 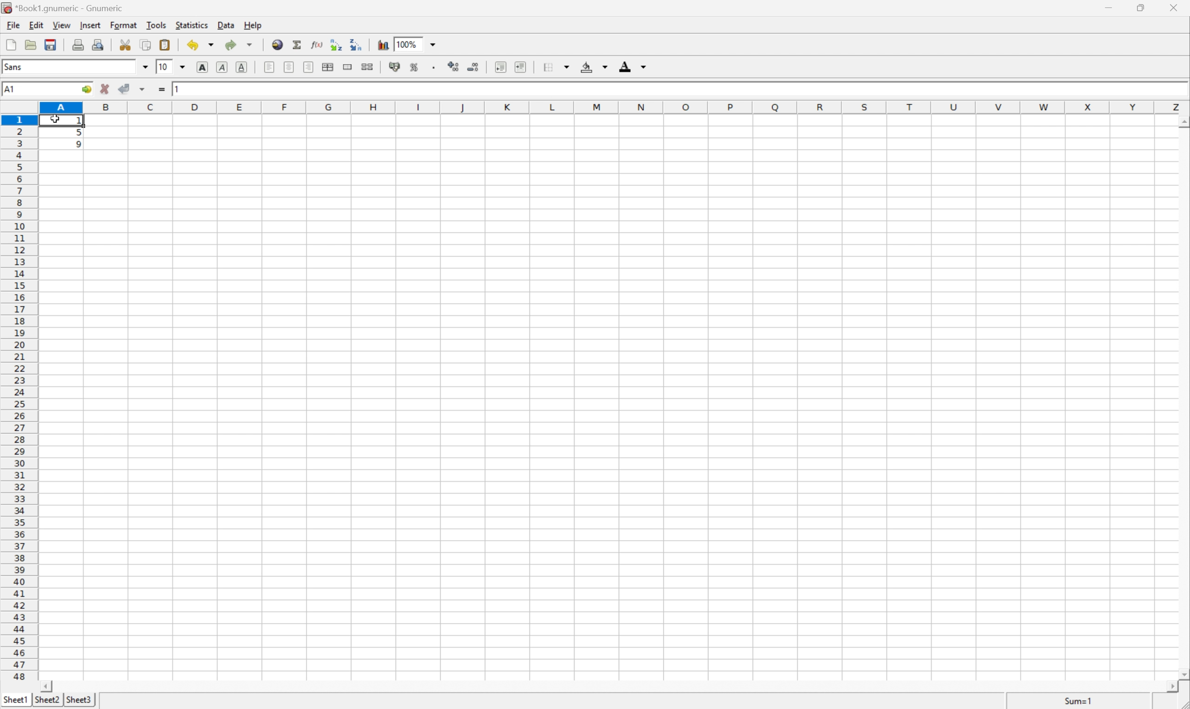 What do you see at coordinates (78, 134) in the screenshot?
I see `5` at bounding box center [78, 134].